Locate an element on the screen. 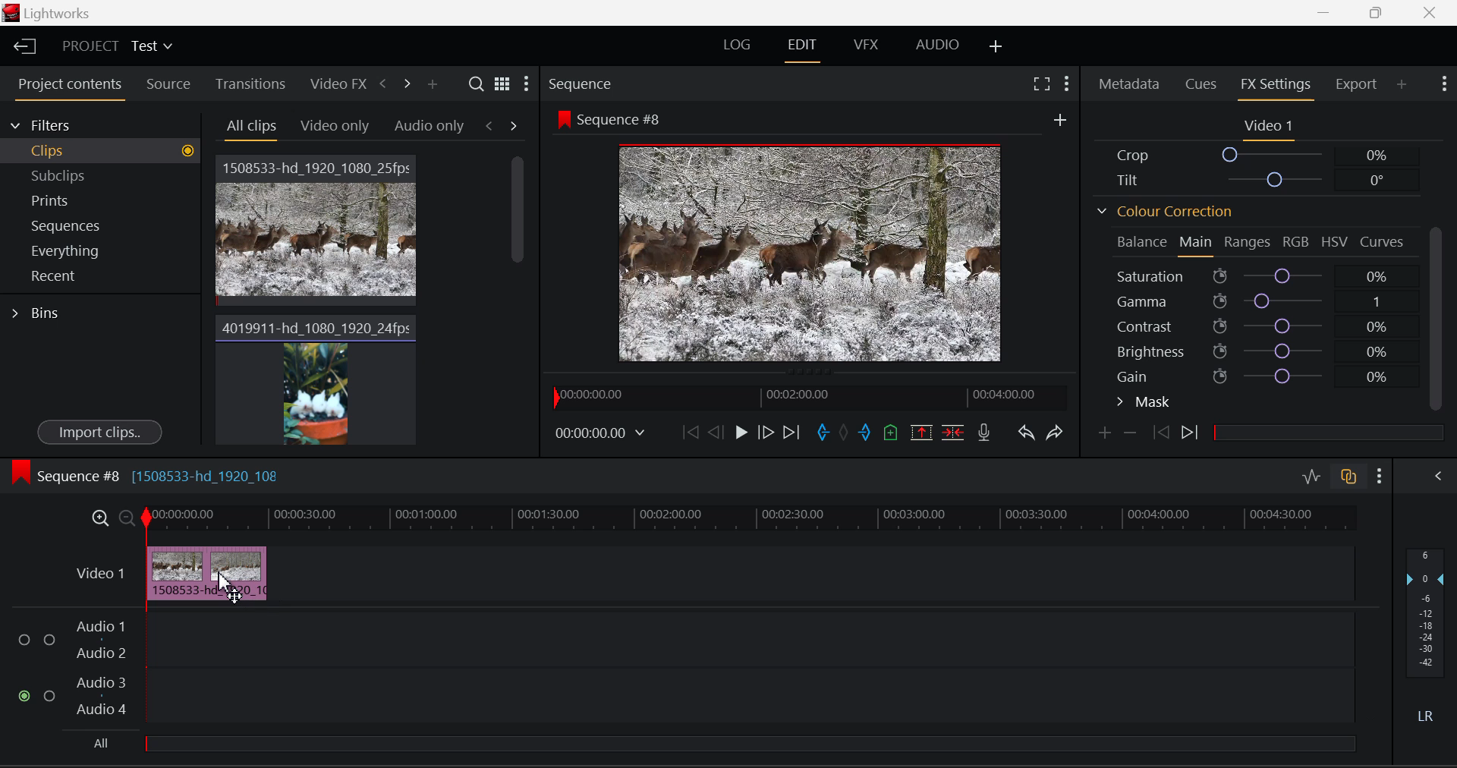 The height and width of the screenshot is (768, 1457). Audio Input Field is located at coordinates (748, 637).